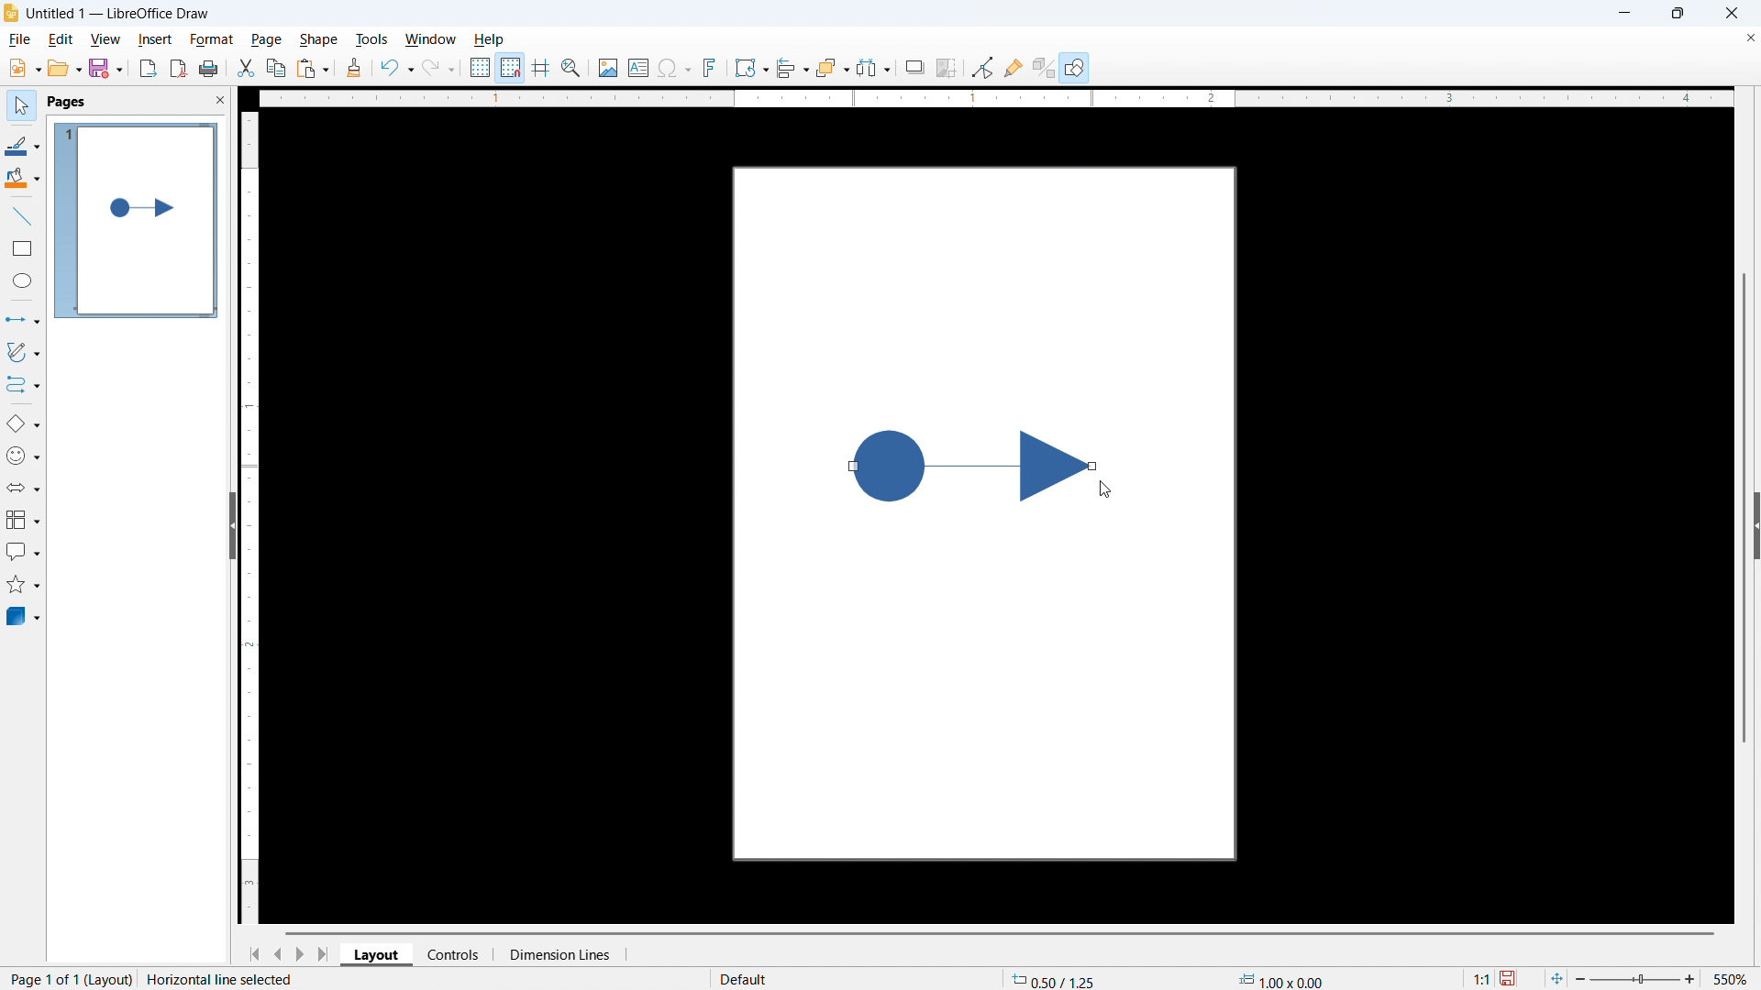 The image size is (1761, 990). I want to click on Toggle point edit mode , so click(983, 66).